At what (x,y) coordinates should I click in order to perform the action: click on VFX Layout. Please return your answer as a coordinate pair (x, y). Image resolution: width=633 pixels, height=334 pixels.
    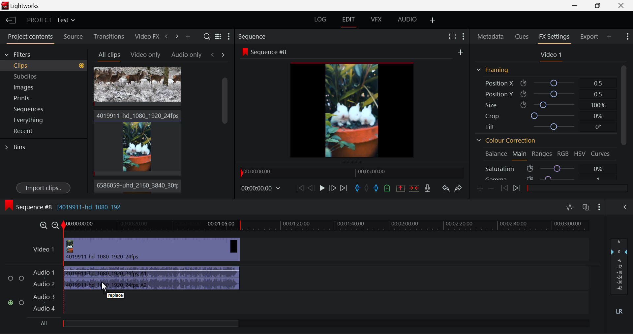
    Looking at the image, I should click on (376, 19).